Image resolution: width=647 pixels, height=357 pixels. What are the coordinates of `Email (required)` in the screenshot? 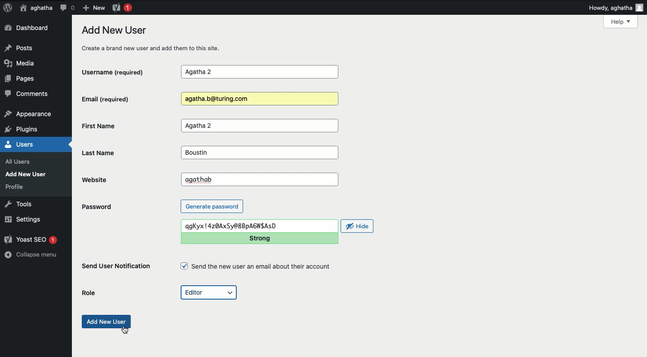 It's located at (121, 99).